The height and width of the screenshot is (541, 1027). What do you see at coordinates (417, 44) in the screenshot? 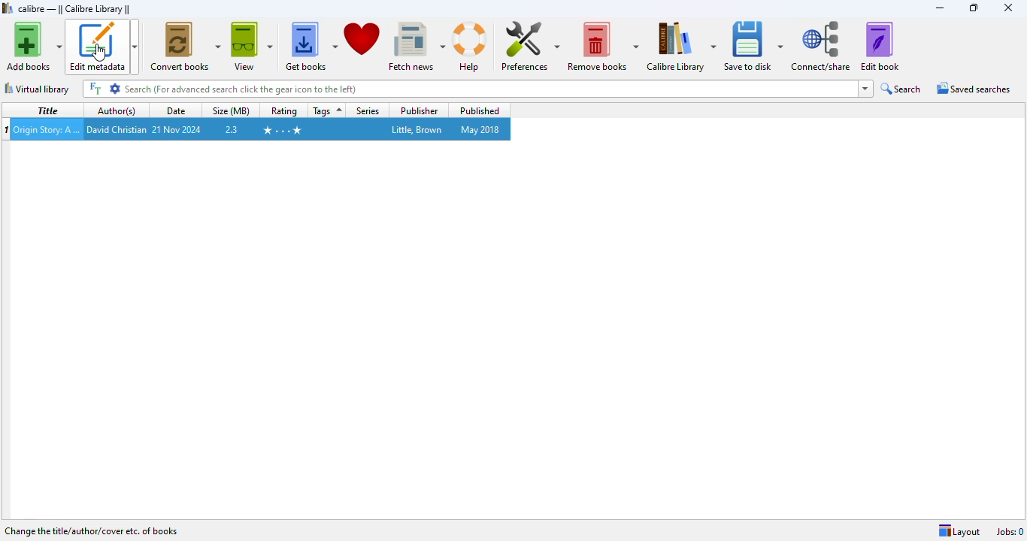
I see `fetch news` at bounding box center [417, 44].